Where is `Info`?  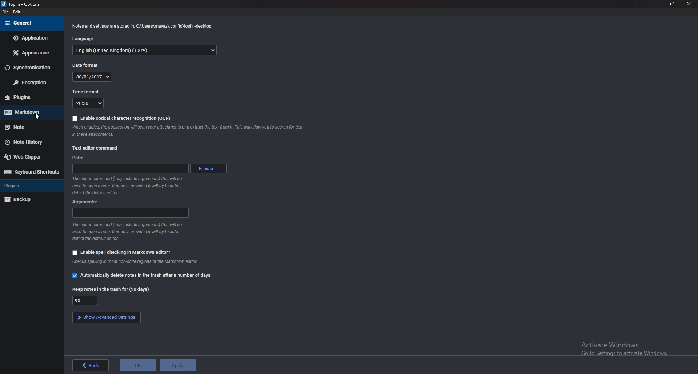
Info is located at coordinates (136, 262).